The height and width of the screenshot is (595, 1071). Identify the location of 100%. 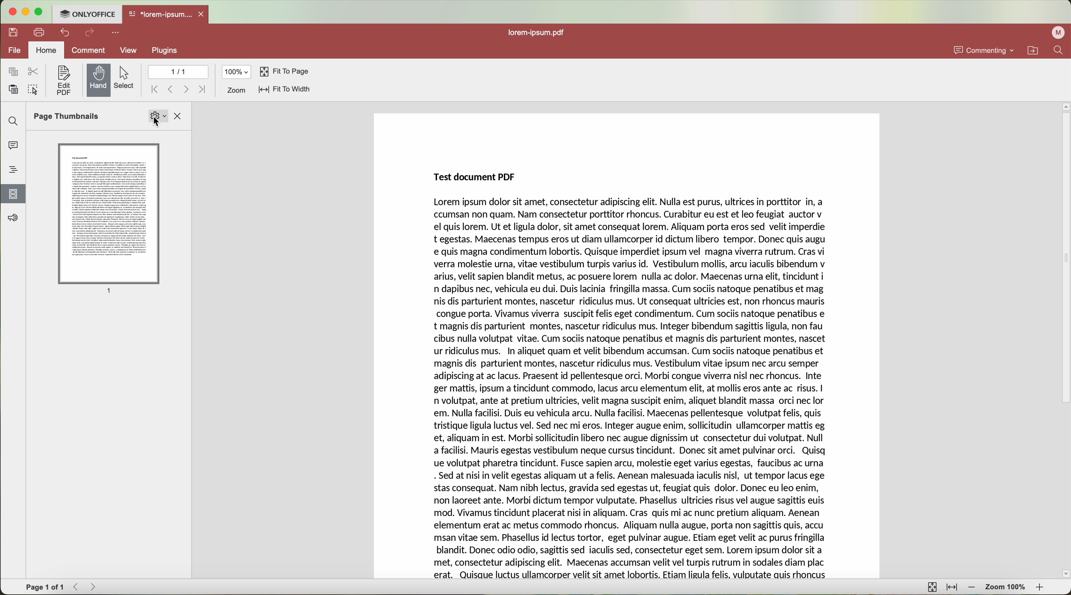
(237, 72).